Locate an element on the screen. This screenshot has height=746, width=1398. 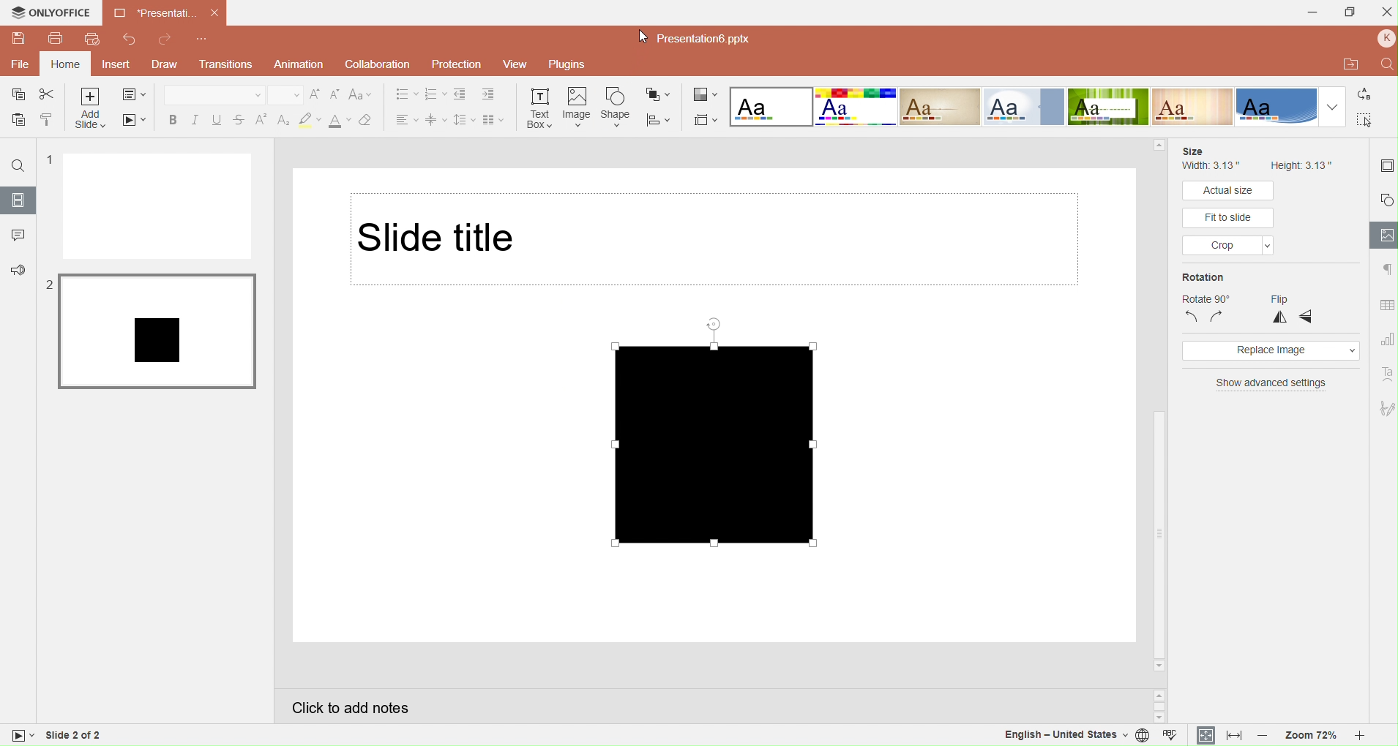
Lines is located at coordinates (1193, 107).